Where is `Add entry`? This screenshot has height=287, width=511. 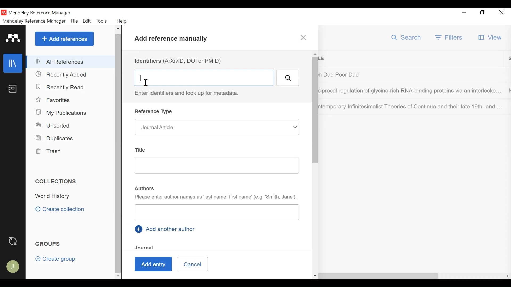
Add entry is located at coordinates (155, 264).